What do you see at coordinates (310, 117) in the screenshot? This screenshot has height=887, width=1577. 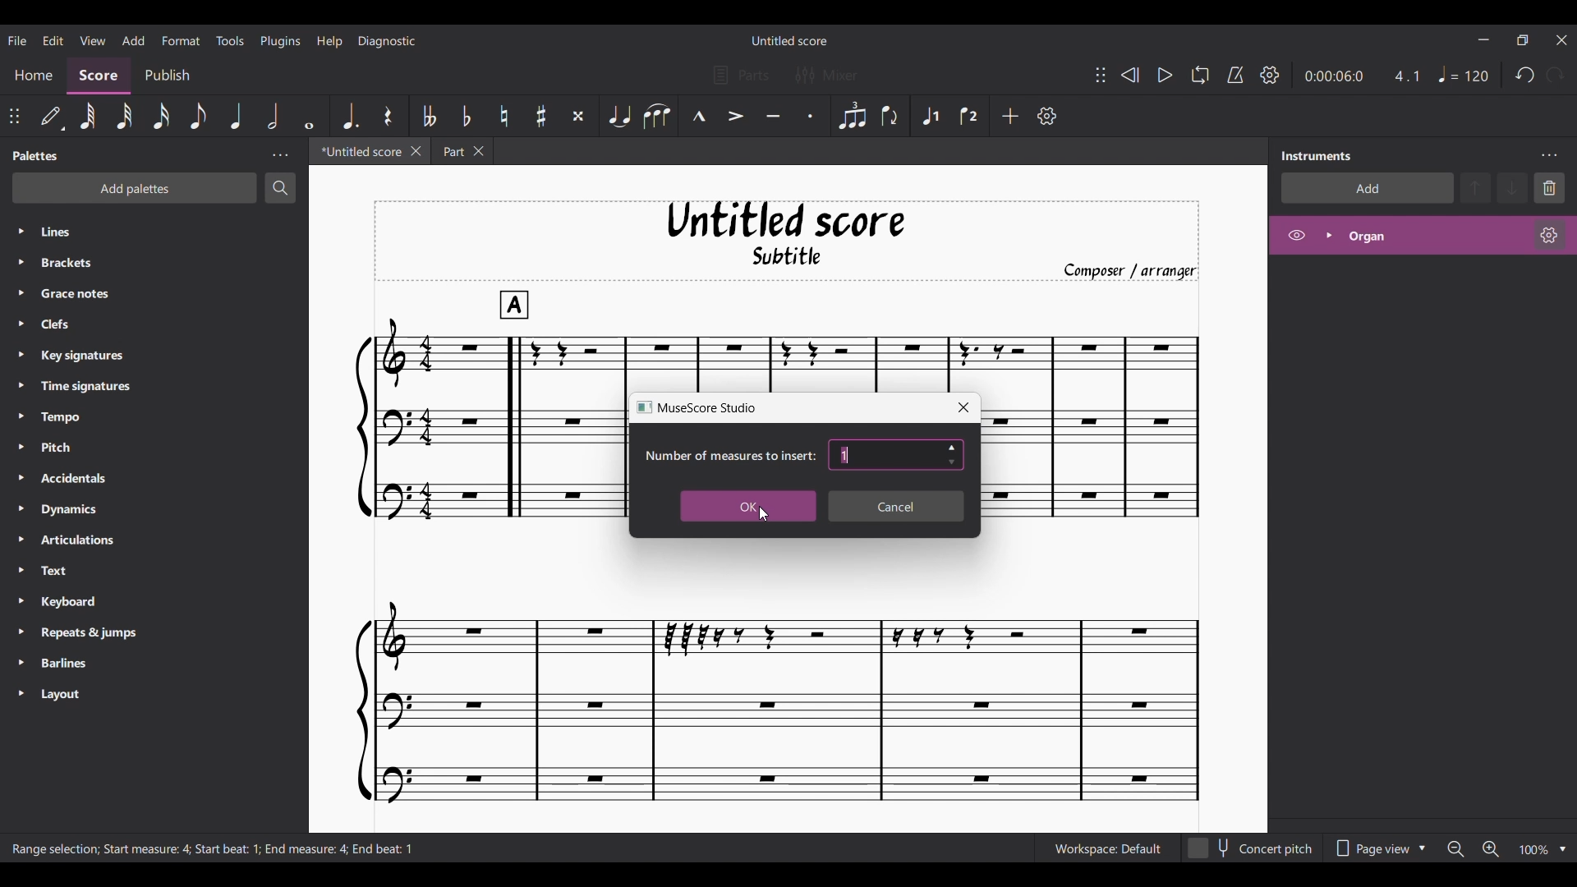 I see `Whole note` at bounding box center [310, 117].